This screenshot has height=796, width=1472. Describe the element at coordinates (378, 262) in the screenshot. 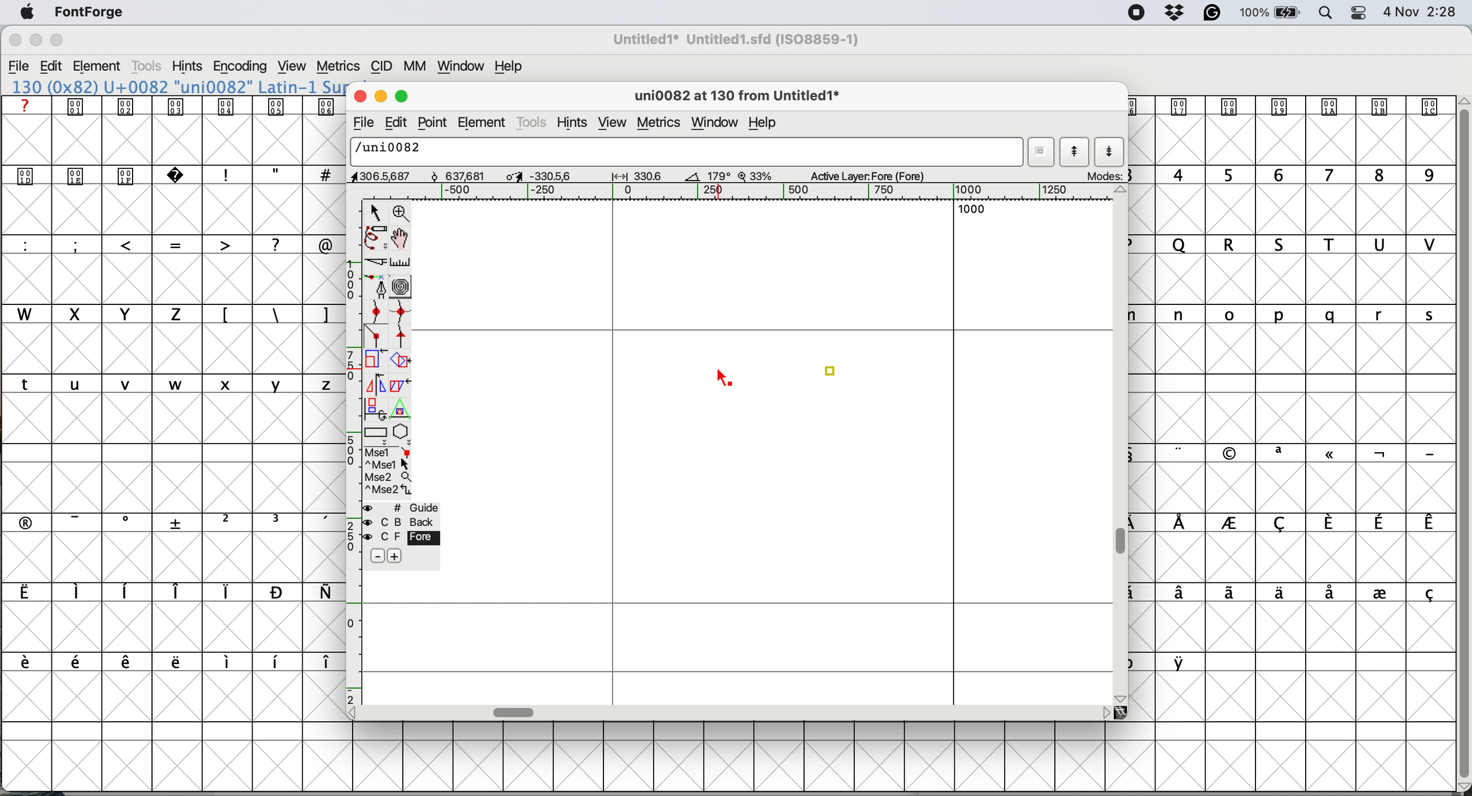

I see `cut splines in two` at that location.